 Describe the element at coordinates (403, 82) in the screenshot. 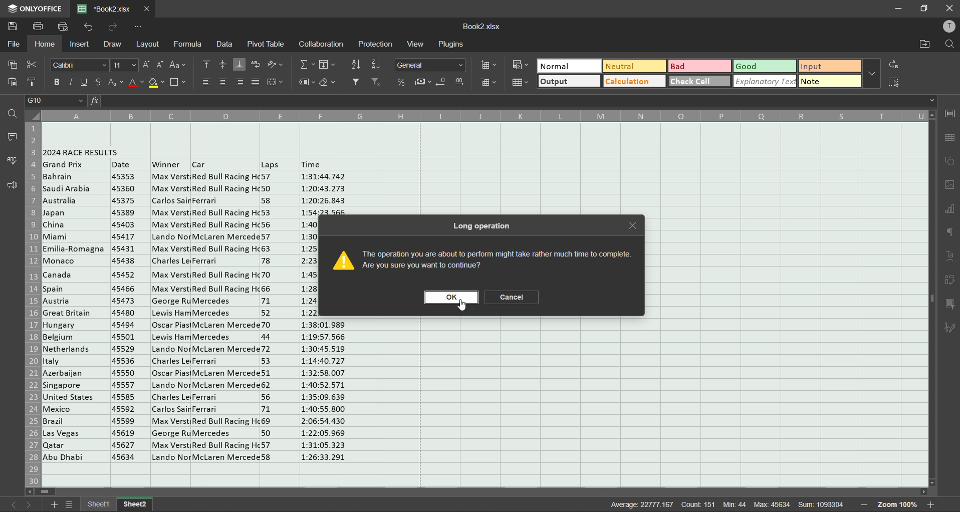

I see `percent` at that location.